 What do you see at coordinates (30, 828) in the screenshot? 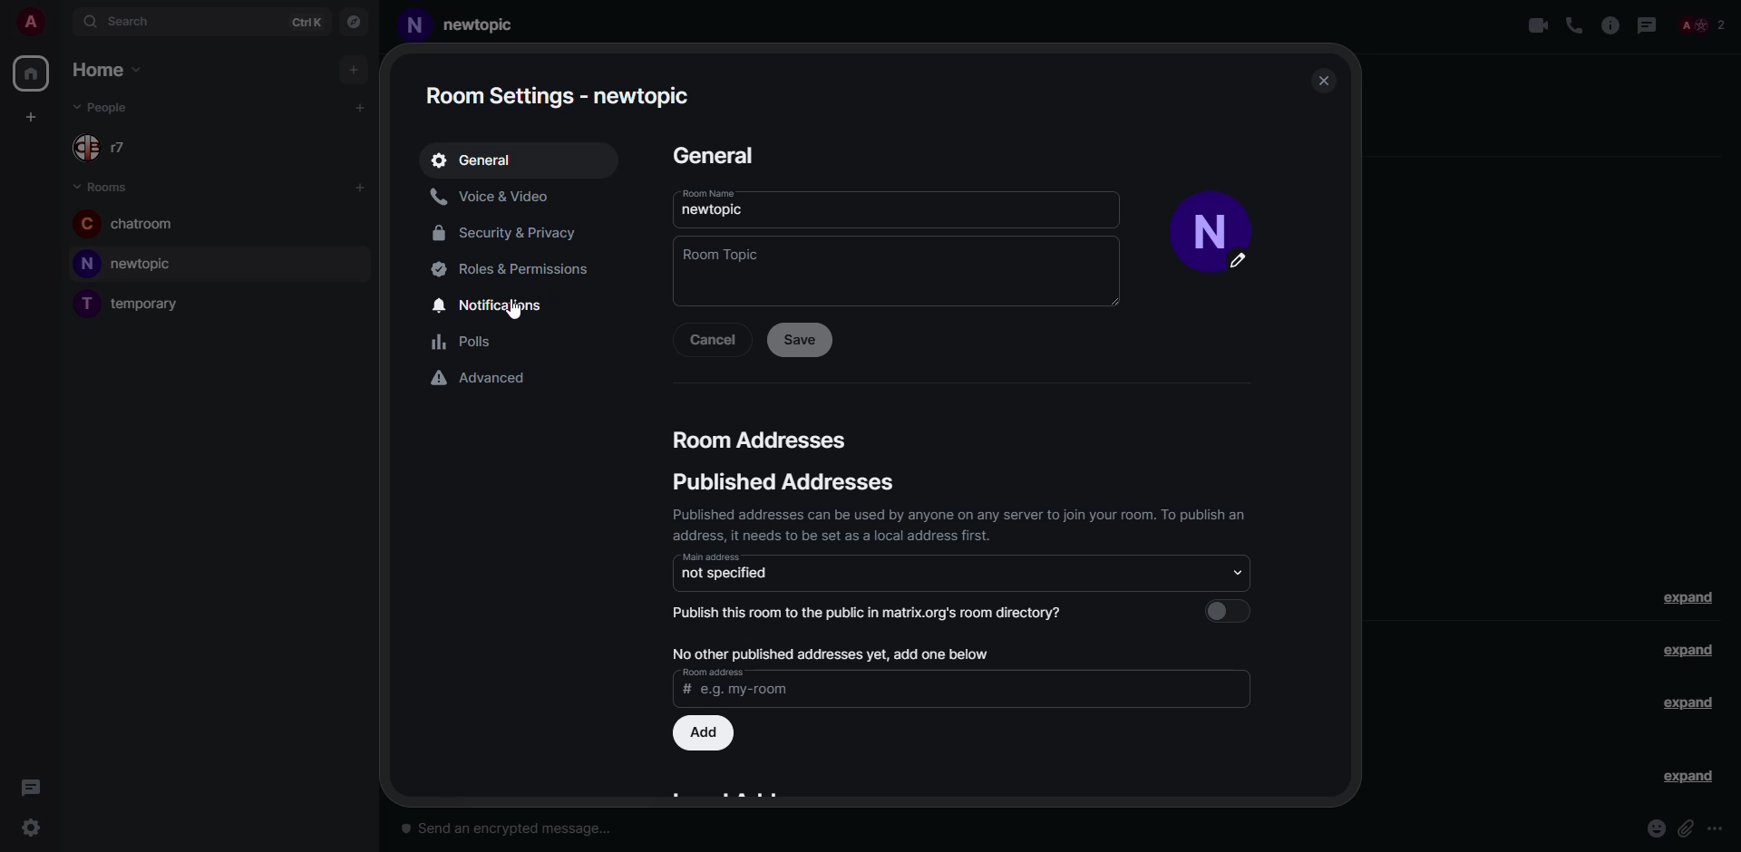
I see `quick settings` at bounding box center [30, 828].